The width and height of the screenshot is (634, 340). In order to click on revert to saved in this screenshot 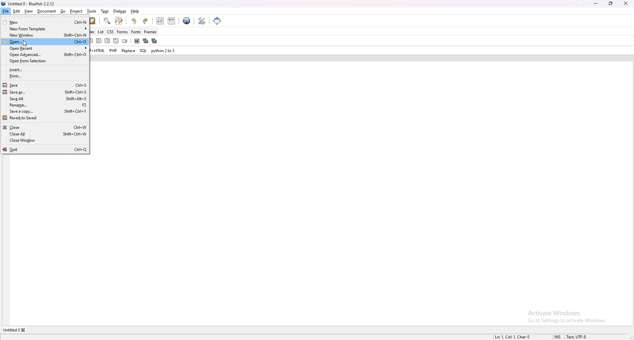, I will do `click(22, 118)`.